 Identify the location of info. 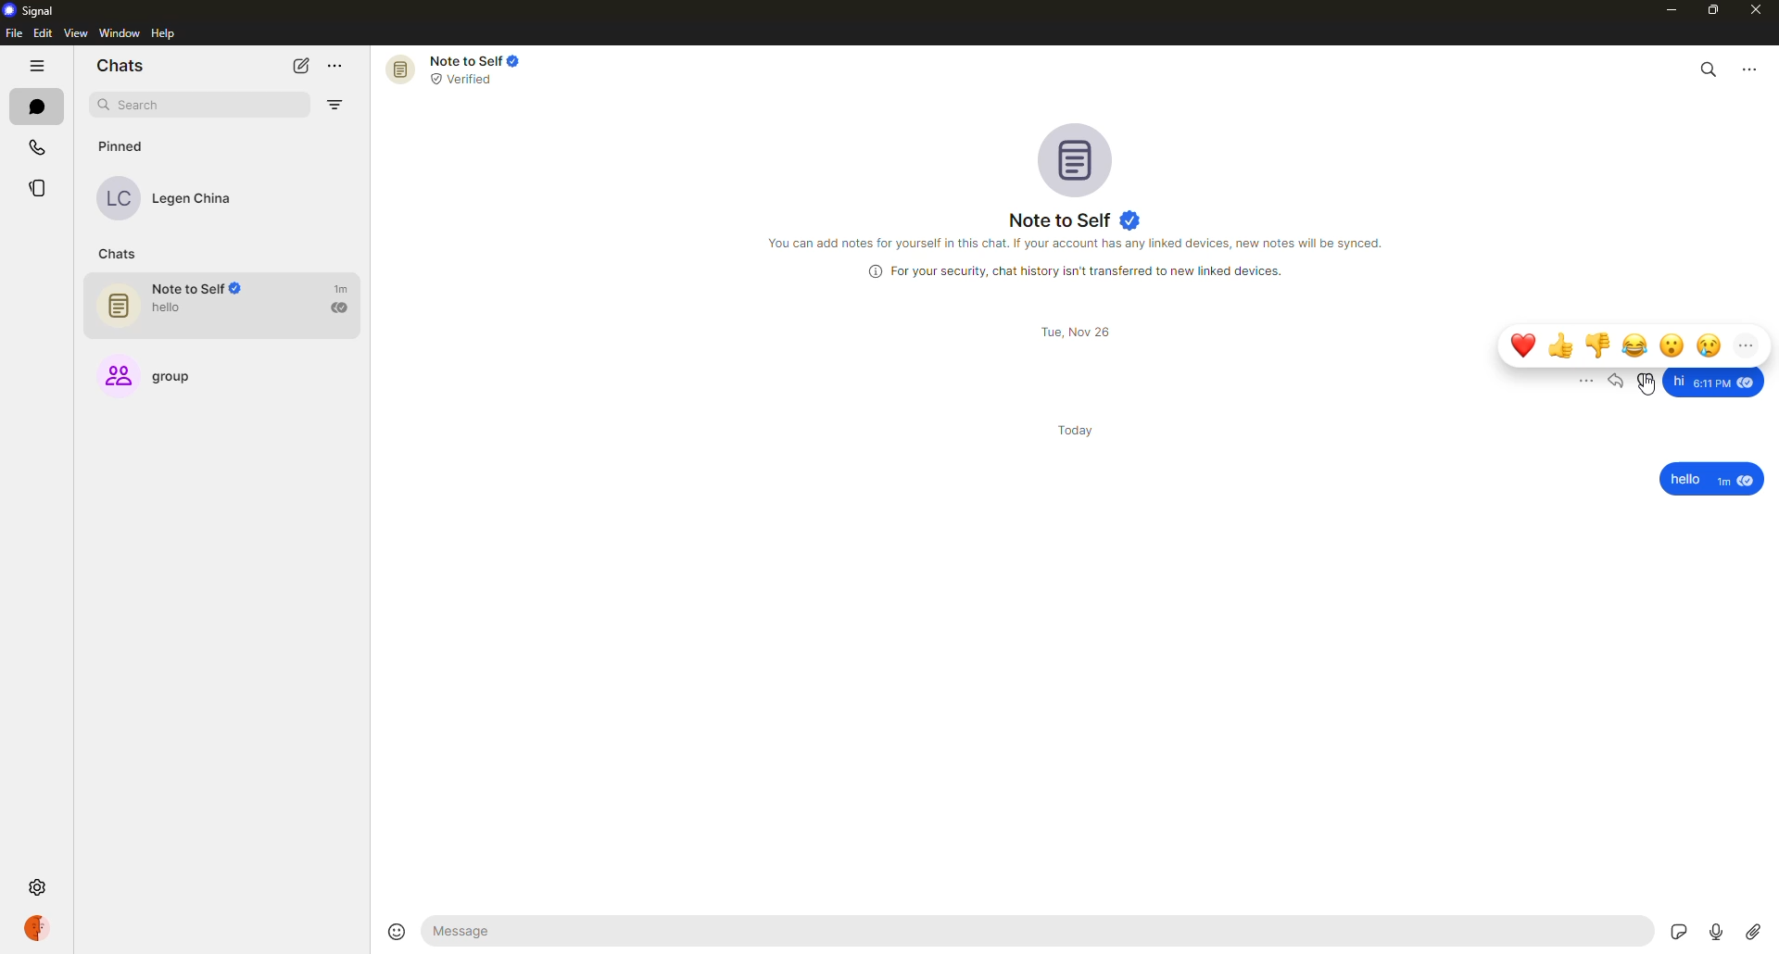
(1079, 270).